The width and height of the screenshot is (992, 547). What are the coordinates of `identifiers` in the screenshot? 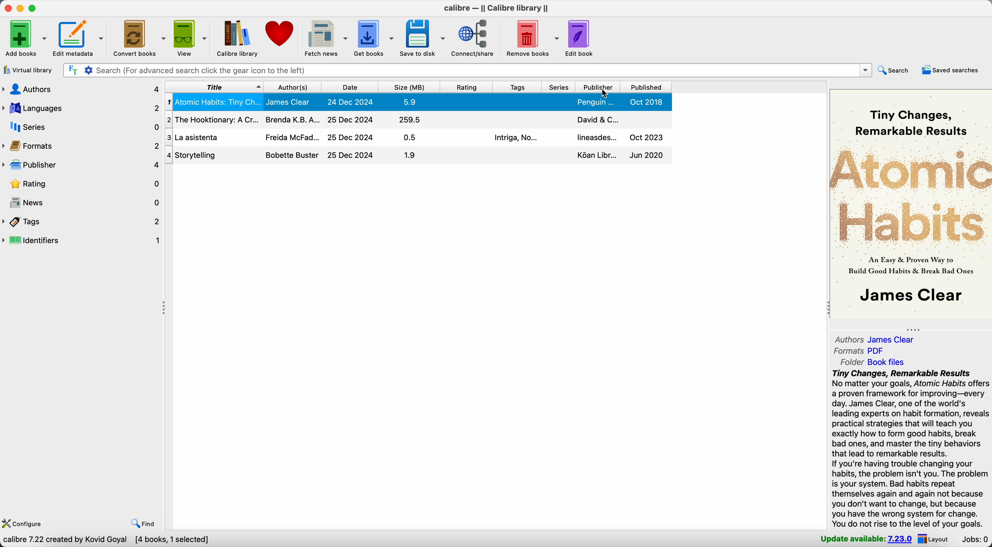 It's located at (82, 241).